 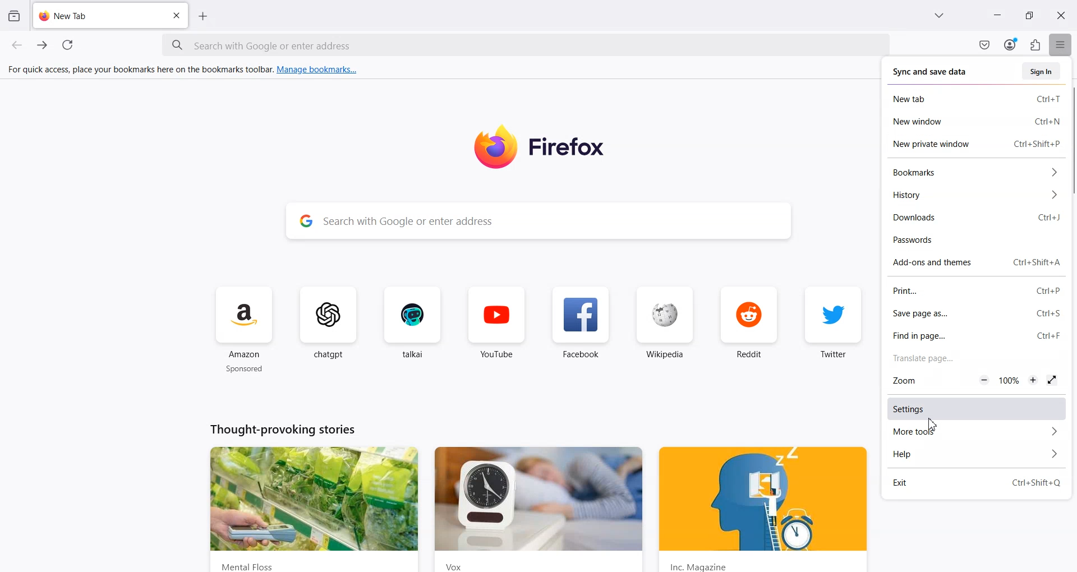 What do you see at coordinates (581, 330) in the screenshot?
I see `Facebook` at bounding box center [581, 330].